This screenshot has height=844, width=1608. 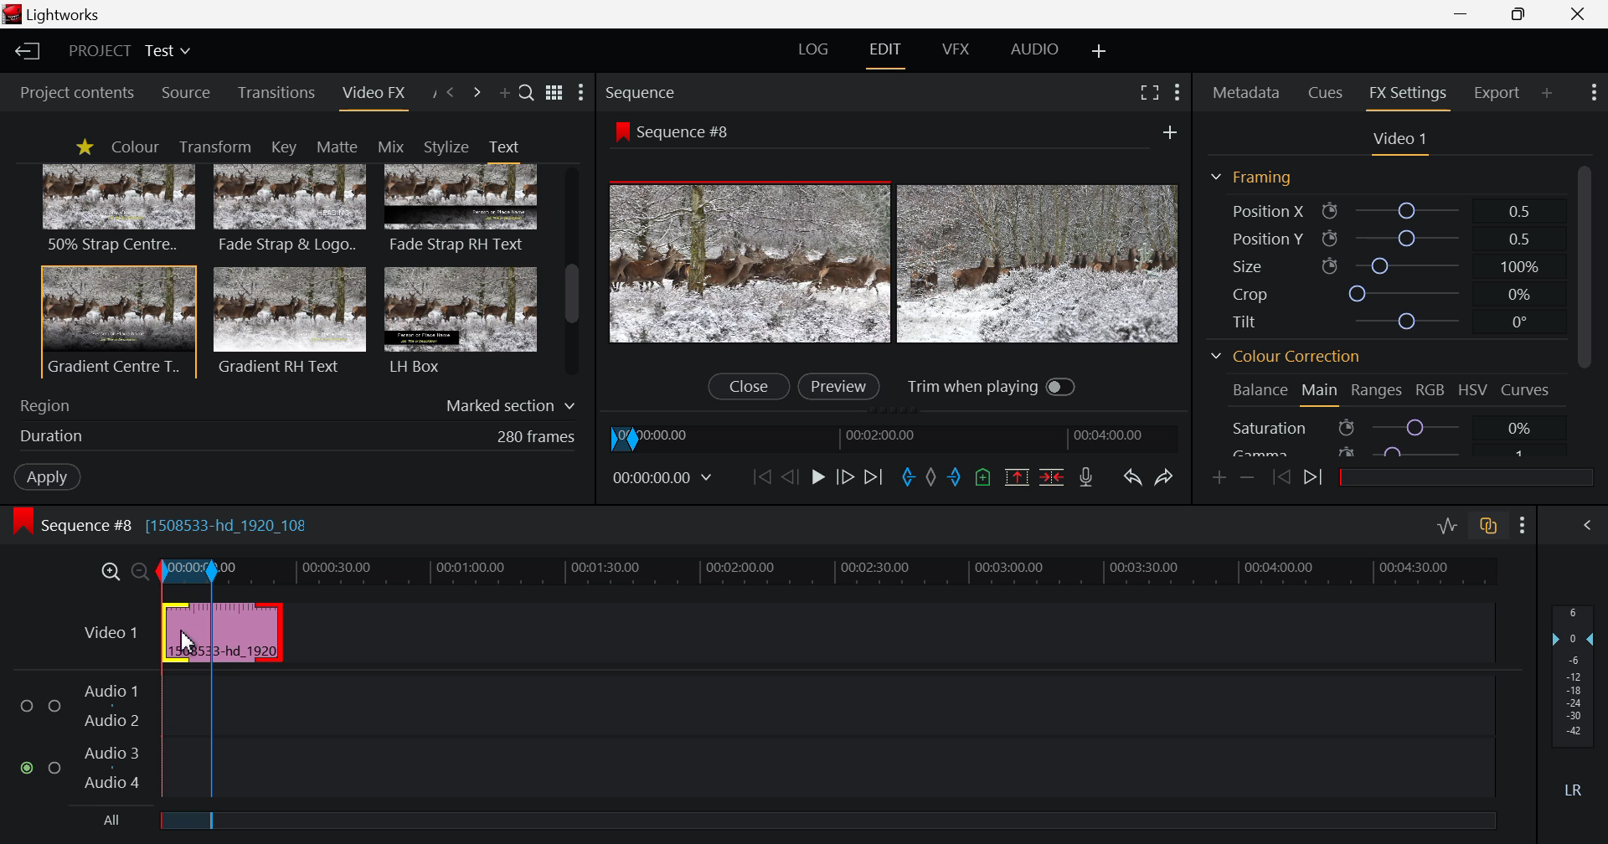 What do you see at coordinates (527, 95) in the screenshot?
I see `Search` at bounding box center [527, 95].